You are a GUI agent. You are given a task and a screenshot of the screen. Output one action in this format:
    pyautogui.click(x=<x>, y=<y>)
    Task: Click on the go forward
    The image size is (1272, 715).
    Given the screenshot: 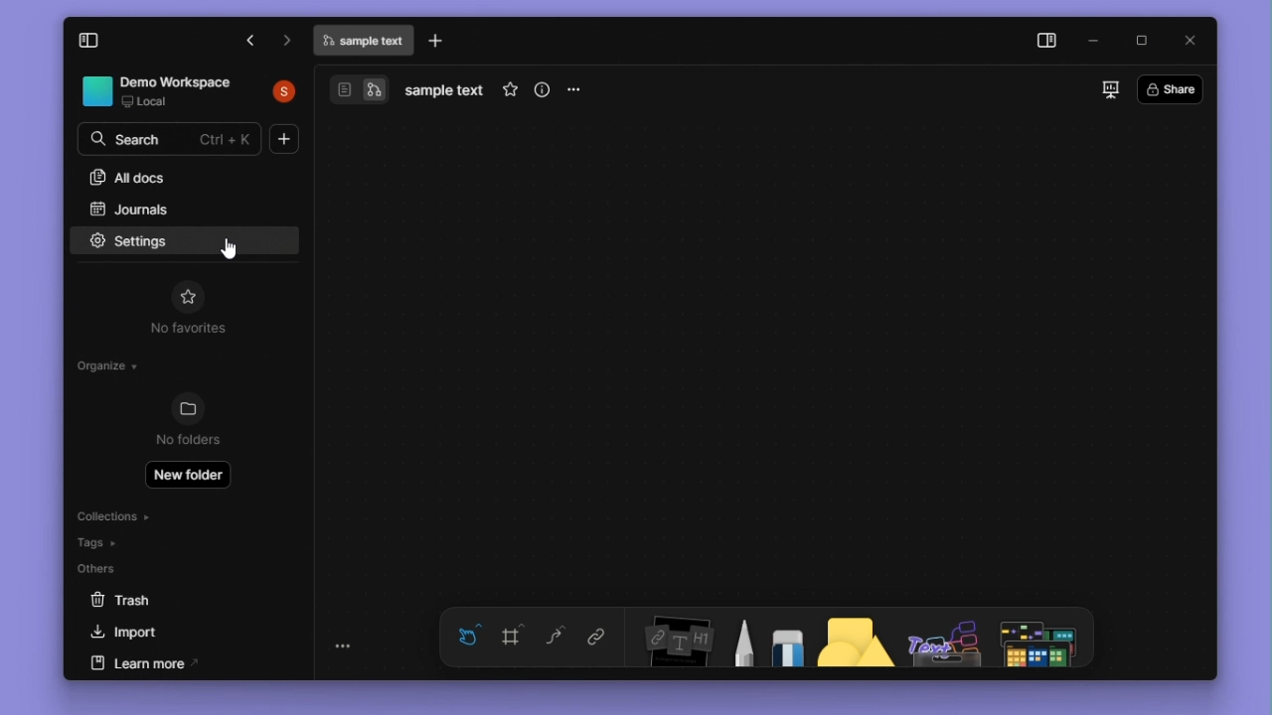 What is the action you would take?
    pyautogui.click(x=252, y=42)
    